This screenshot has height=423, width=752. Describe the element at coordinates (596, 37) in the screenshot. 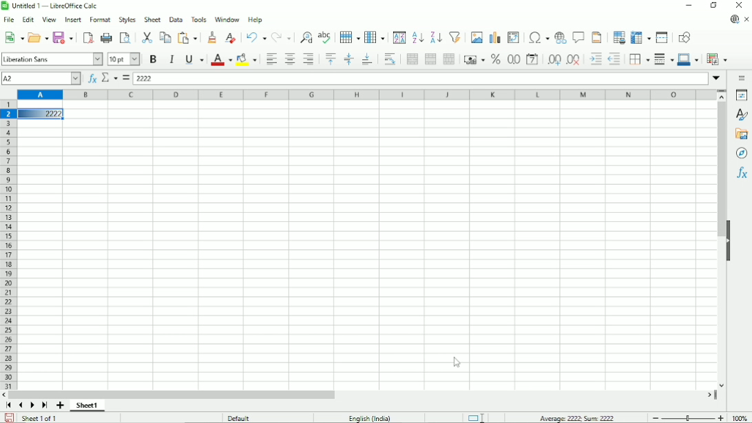

I see `Headers and footers` at that location.